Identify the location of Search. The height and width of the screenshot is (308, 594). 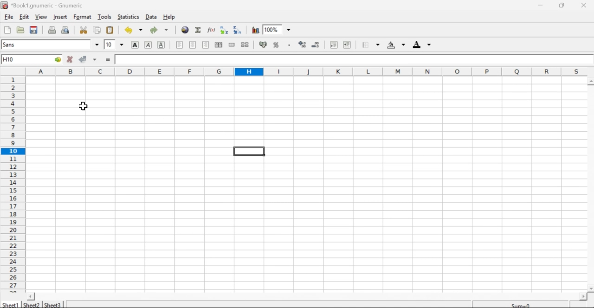
(185, 29).